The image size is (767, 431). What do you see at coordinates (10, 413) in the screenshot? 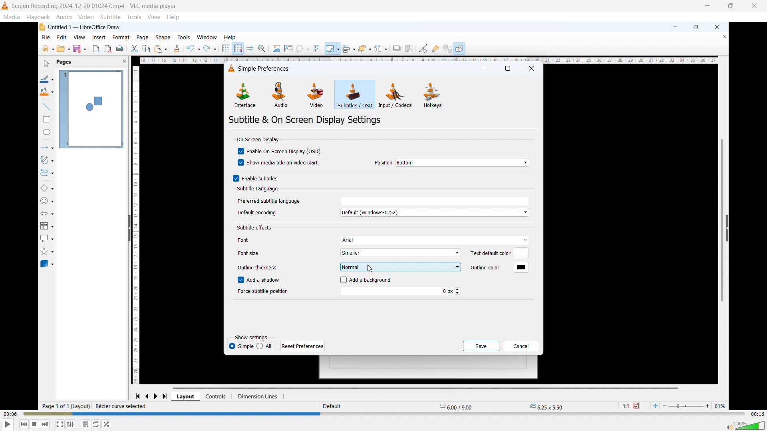
I see `Time elapsed ` at bounding box center [10, 413].